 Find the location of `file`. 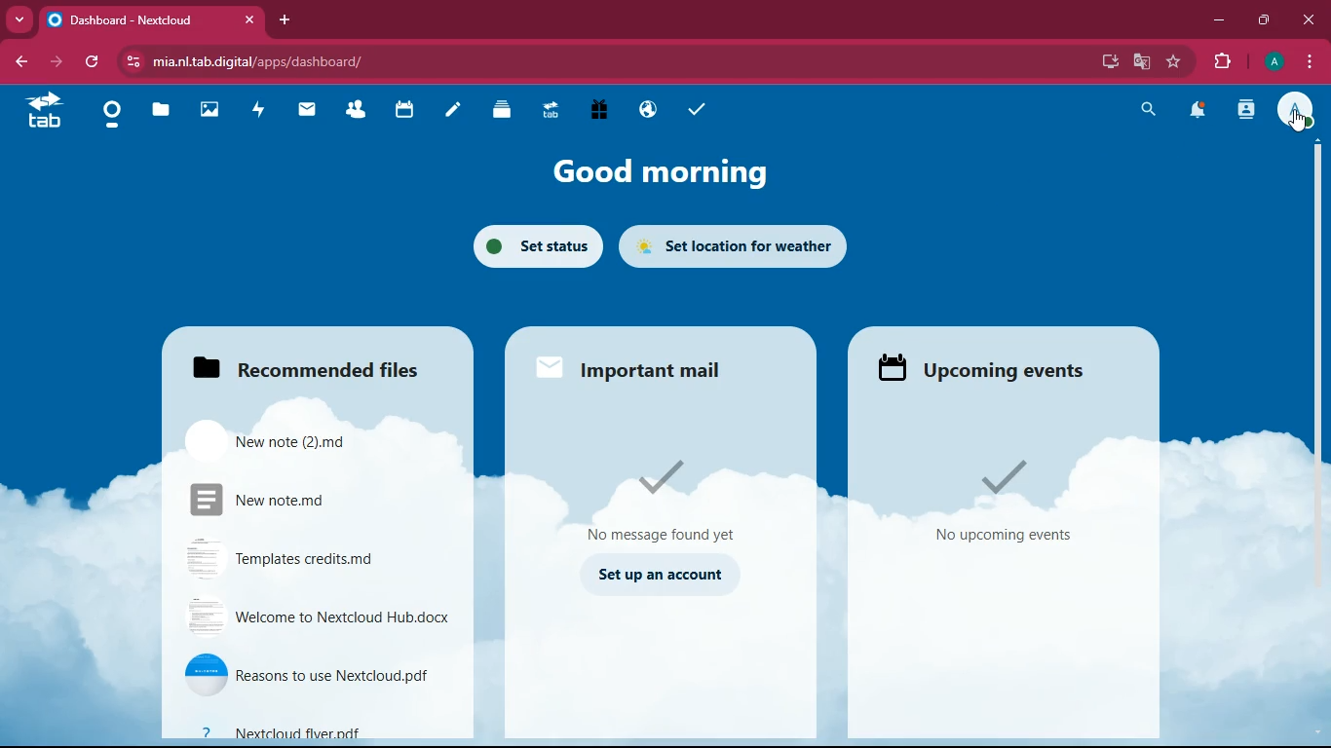

file is located at coordinates (293, 498).